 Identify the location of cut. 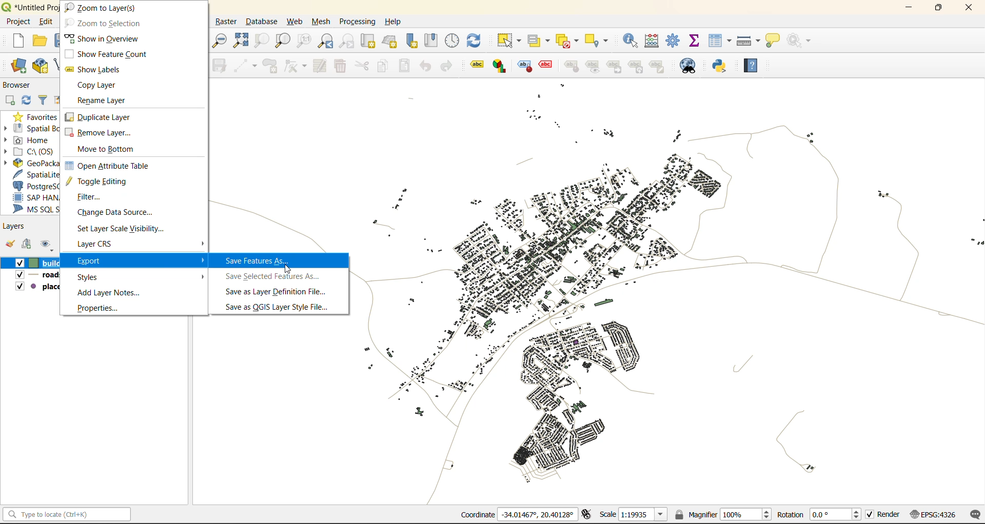
(361, 65).